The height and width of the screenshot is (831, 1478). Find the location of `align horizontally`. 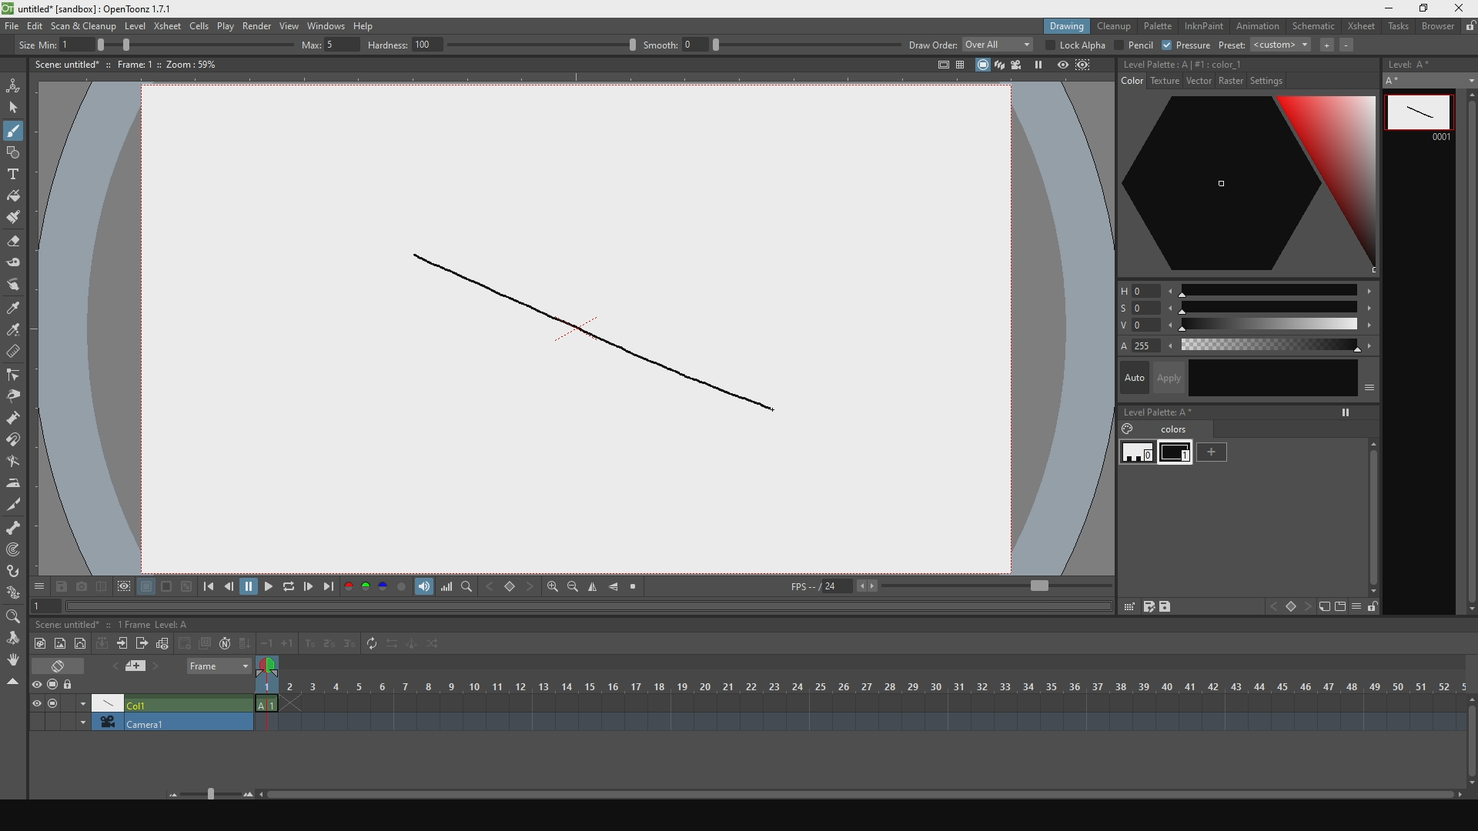

align horizontally is located at coordinates (615, 588).